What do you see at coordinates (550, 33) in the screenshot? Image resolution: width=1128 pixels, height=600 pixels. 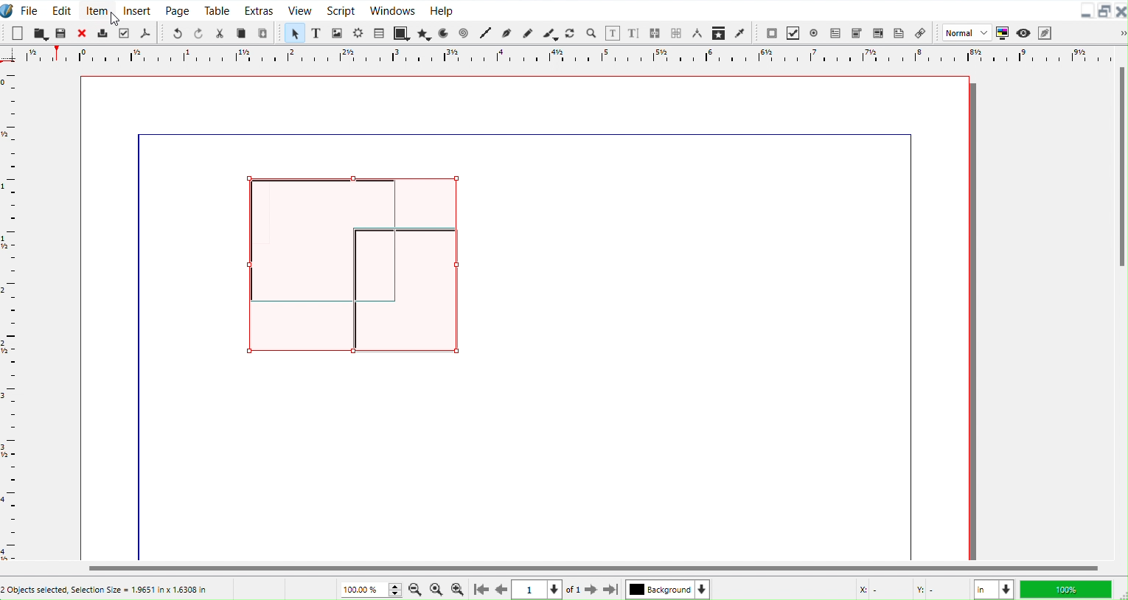 I see `Calligraphic line` at bounding box center [550, 33].